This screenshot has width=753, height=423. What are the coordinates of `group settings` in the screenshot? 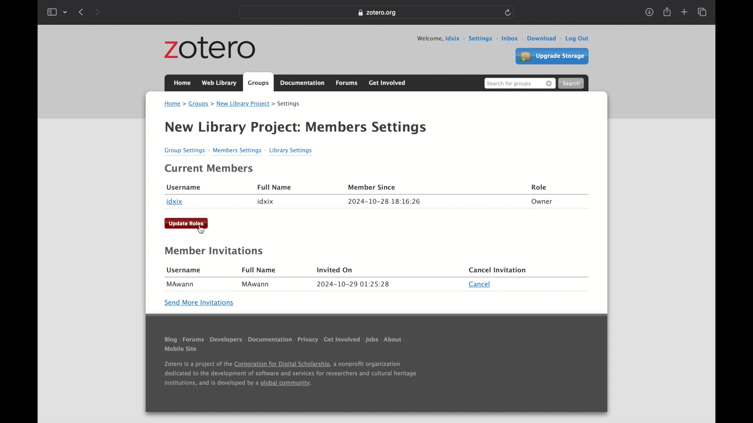 It's located at (186, 150).